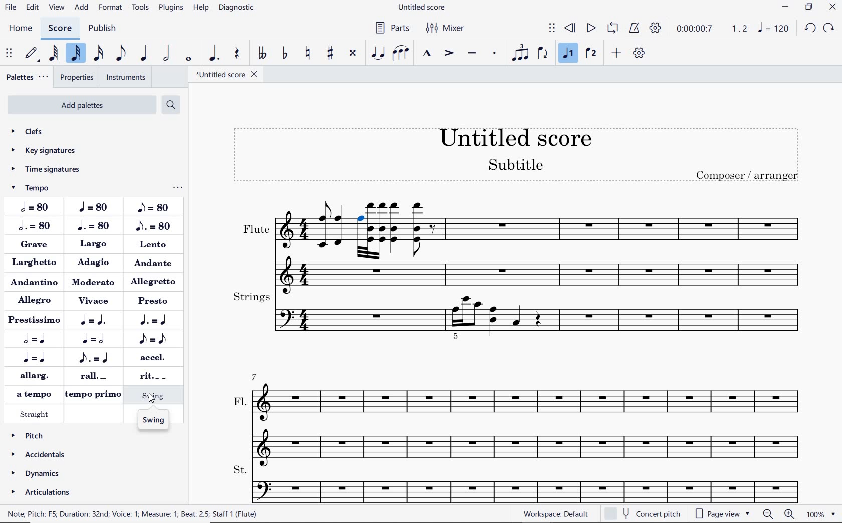  What do you see at coordinates (38, 339) in the screenshot?
I see `METRIC MODULATION: HALF NOTE` at bounding box center [38, 339].